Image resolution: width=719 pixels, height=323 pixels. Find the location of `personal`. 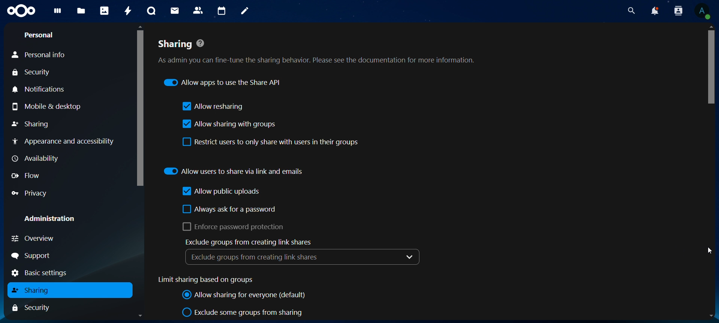

personal is located at coordinates (41, 35).